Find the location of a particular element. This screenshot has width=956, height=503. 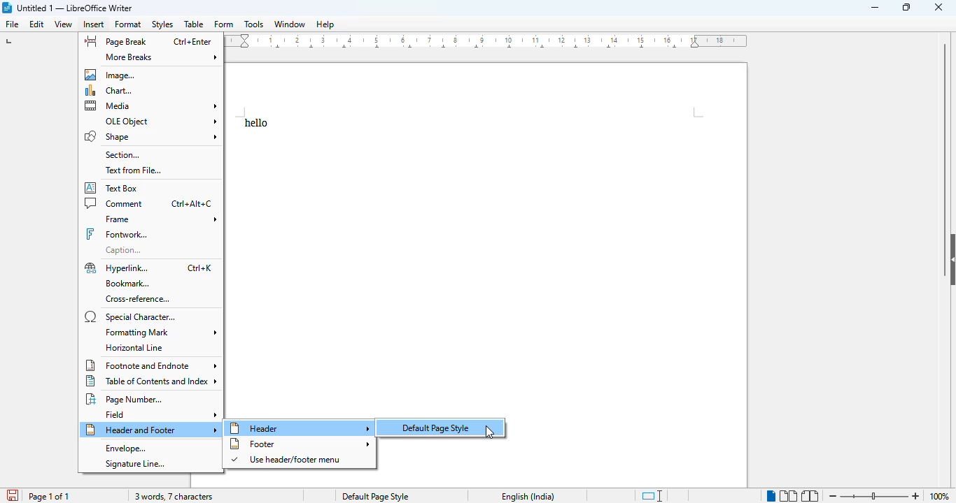

page 1 of 1 is located at coordinates (49, 497).